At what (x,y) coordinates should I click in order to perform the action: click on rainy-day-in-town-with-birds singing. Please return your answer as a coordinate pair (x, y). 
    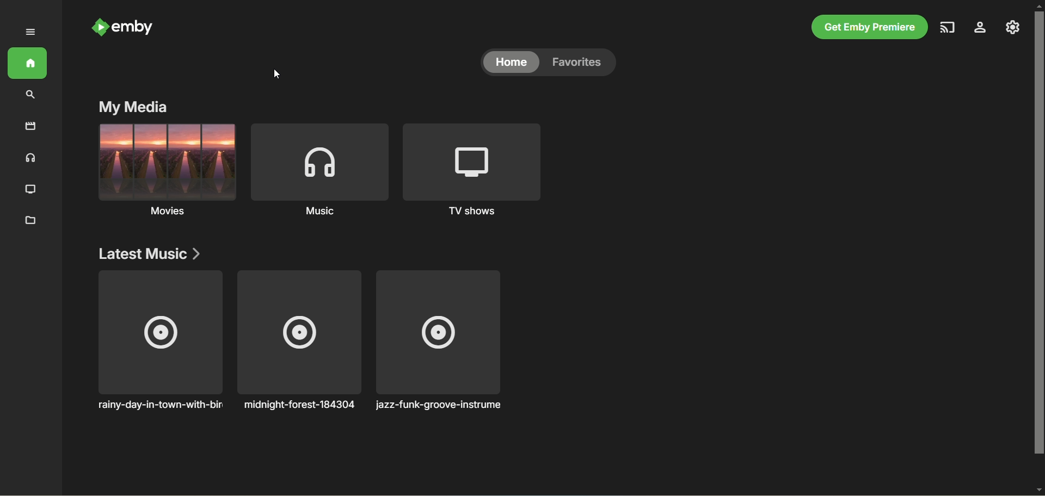
    Looking at the image, I should click on (161, 343).